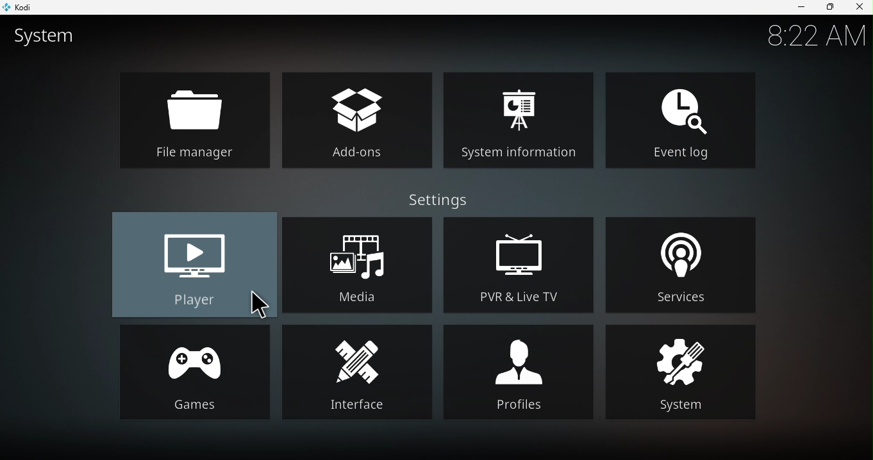 This screenshot has height=460, width=873. What do you see at coordinates (520, 263) in the screenshot?
I see `PVR and Live TV` at bounding box center [520, 263].